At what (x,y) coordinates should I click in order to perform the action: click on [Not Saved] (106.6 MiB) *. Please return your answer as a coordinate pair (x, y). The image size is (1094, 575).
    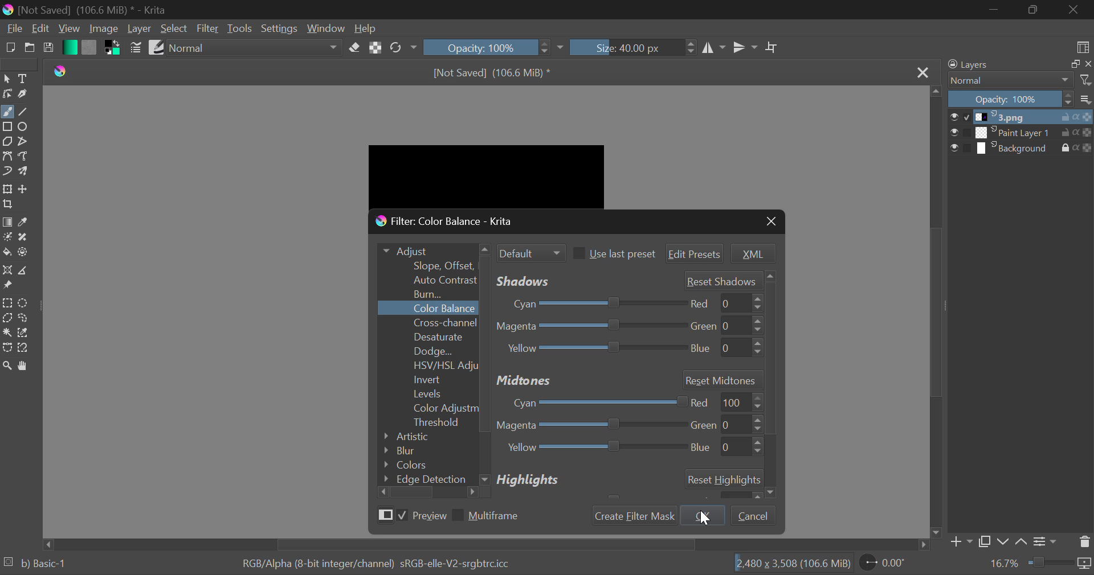
    Looking at the image, I should click on (487, 72).